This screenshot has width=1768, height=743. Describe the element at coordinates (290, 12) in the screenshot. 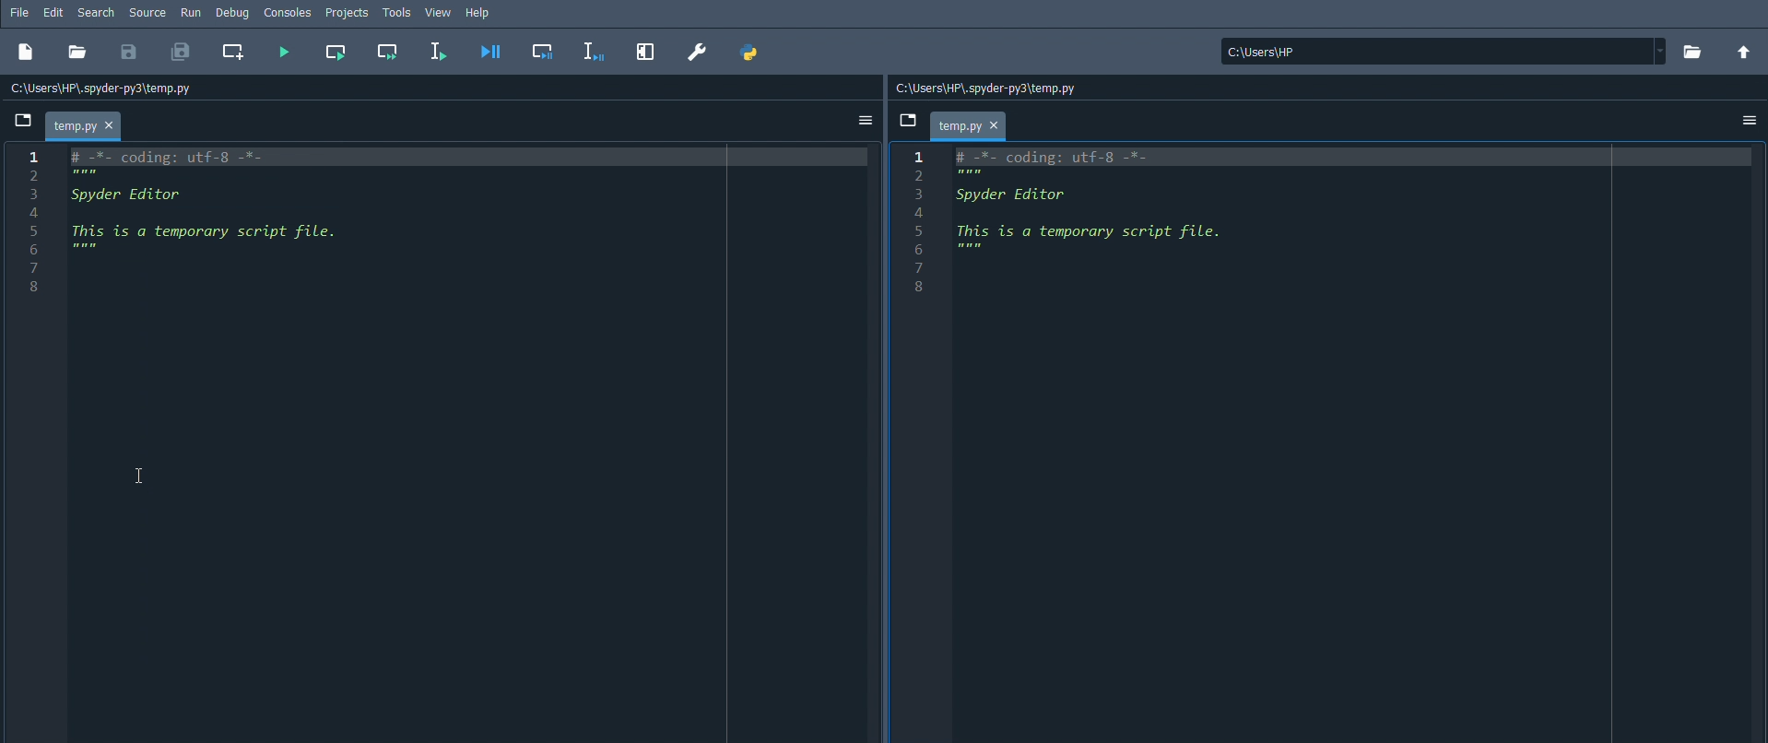

I see `Consoles` at that location.